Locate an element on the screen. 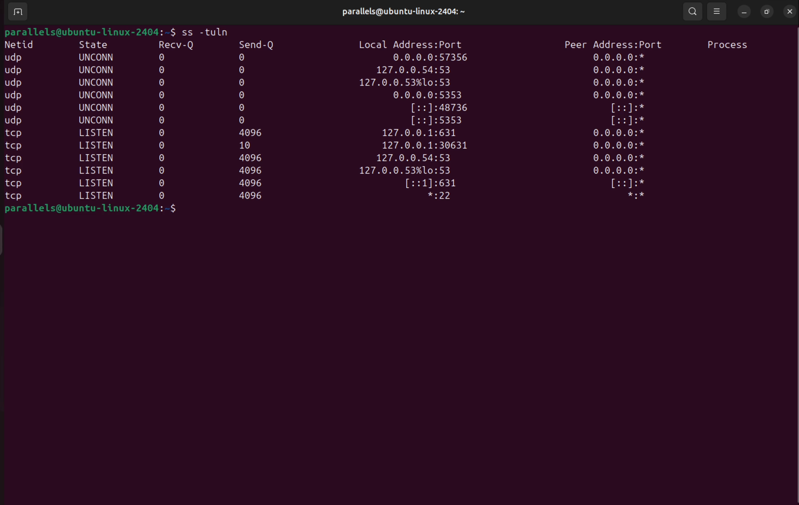 The height and width of the screenshot is (505, 799). 0.0.0.0 is located at coordinates (623, 146).